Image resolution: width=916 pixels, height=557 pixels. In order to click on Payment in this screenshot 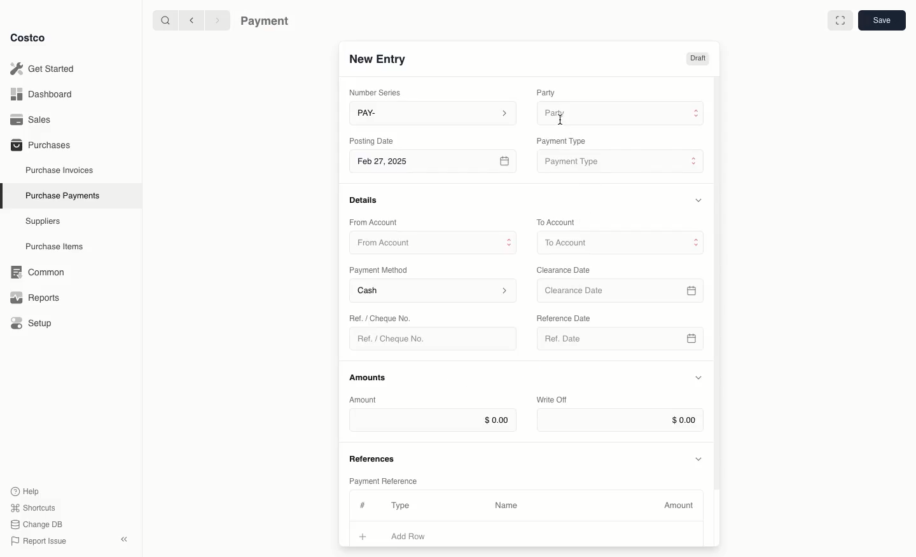, I will do `click(268, 22)`.